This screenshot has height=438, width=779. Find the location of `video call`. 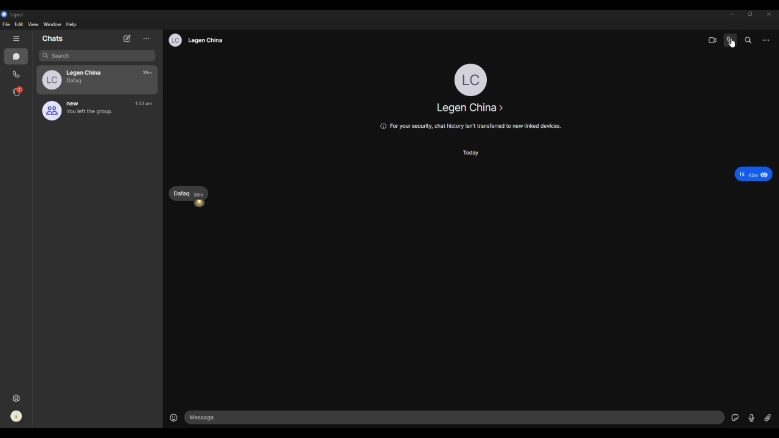

video call is located at coordinates (708, 40).